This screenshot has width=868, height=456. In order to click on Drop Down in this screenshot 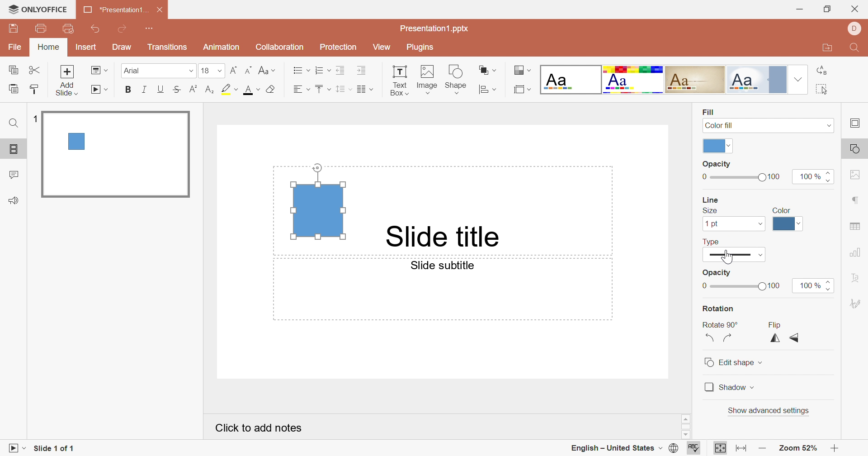, I will do `click(799, 81)`.